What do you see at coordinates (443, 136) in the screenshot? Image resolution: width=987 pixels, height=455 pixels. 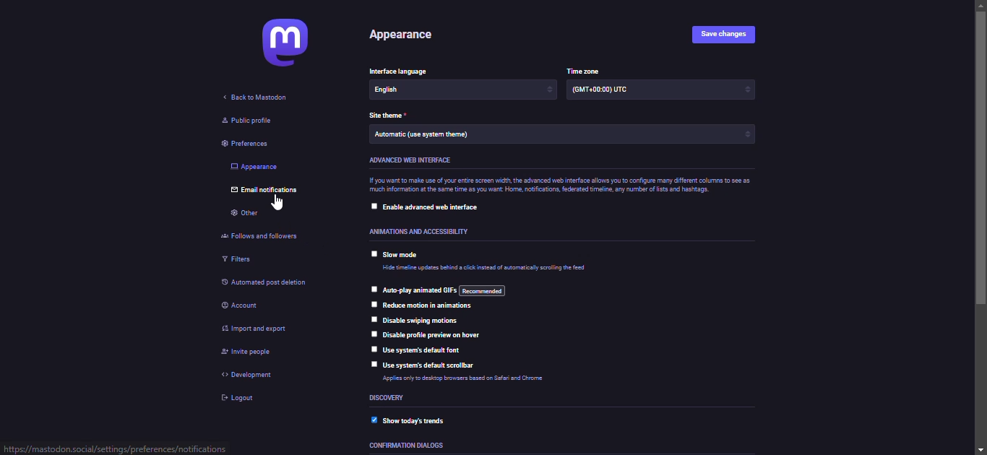 I see `theme` at bounding box center [443, 136].